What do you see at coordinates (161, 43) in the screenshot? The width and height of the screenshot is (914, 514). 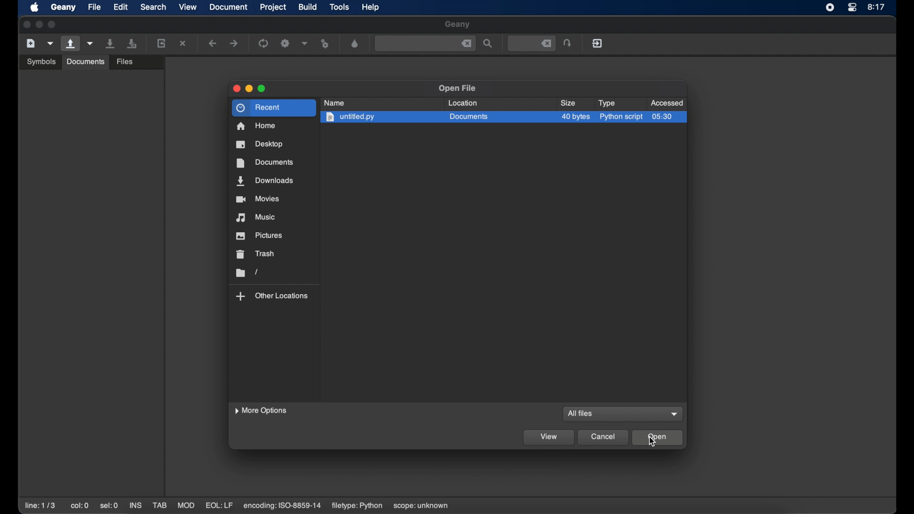 I see `reload the current file from disk` at bounding box center [161, 43].